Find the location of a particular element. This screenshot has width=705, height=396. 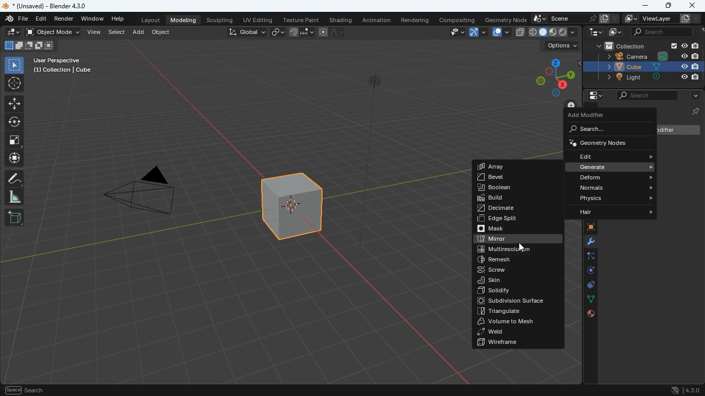

decimate is located at coordinates (517, 208).